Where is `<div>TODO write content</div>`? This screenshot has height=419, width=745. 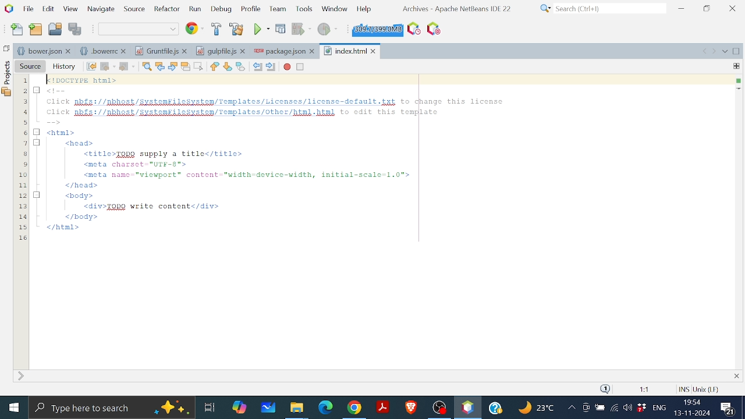 <div>TODO write content</div> is located at coordinates (153, 205).